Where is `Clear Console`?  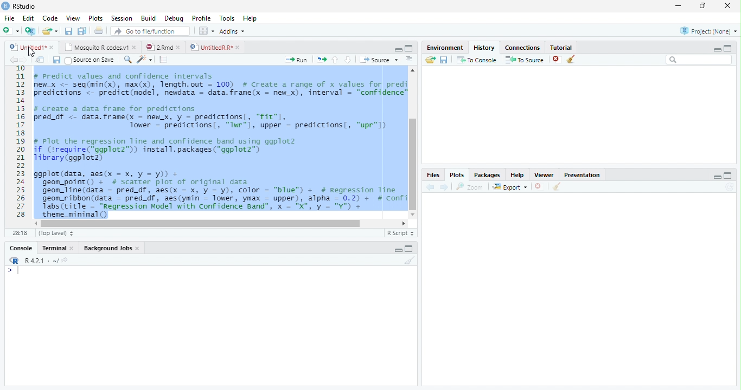 Clear Console is located at coordinates (571, 59).